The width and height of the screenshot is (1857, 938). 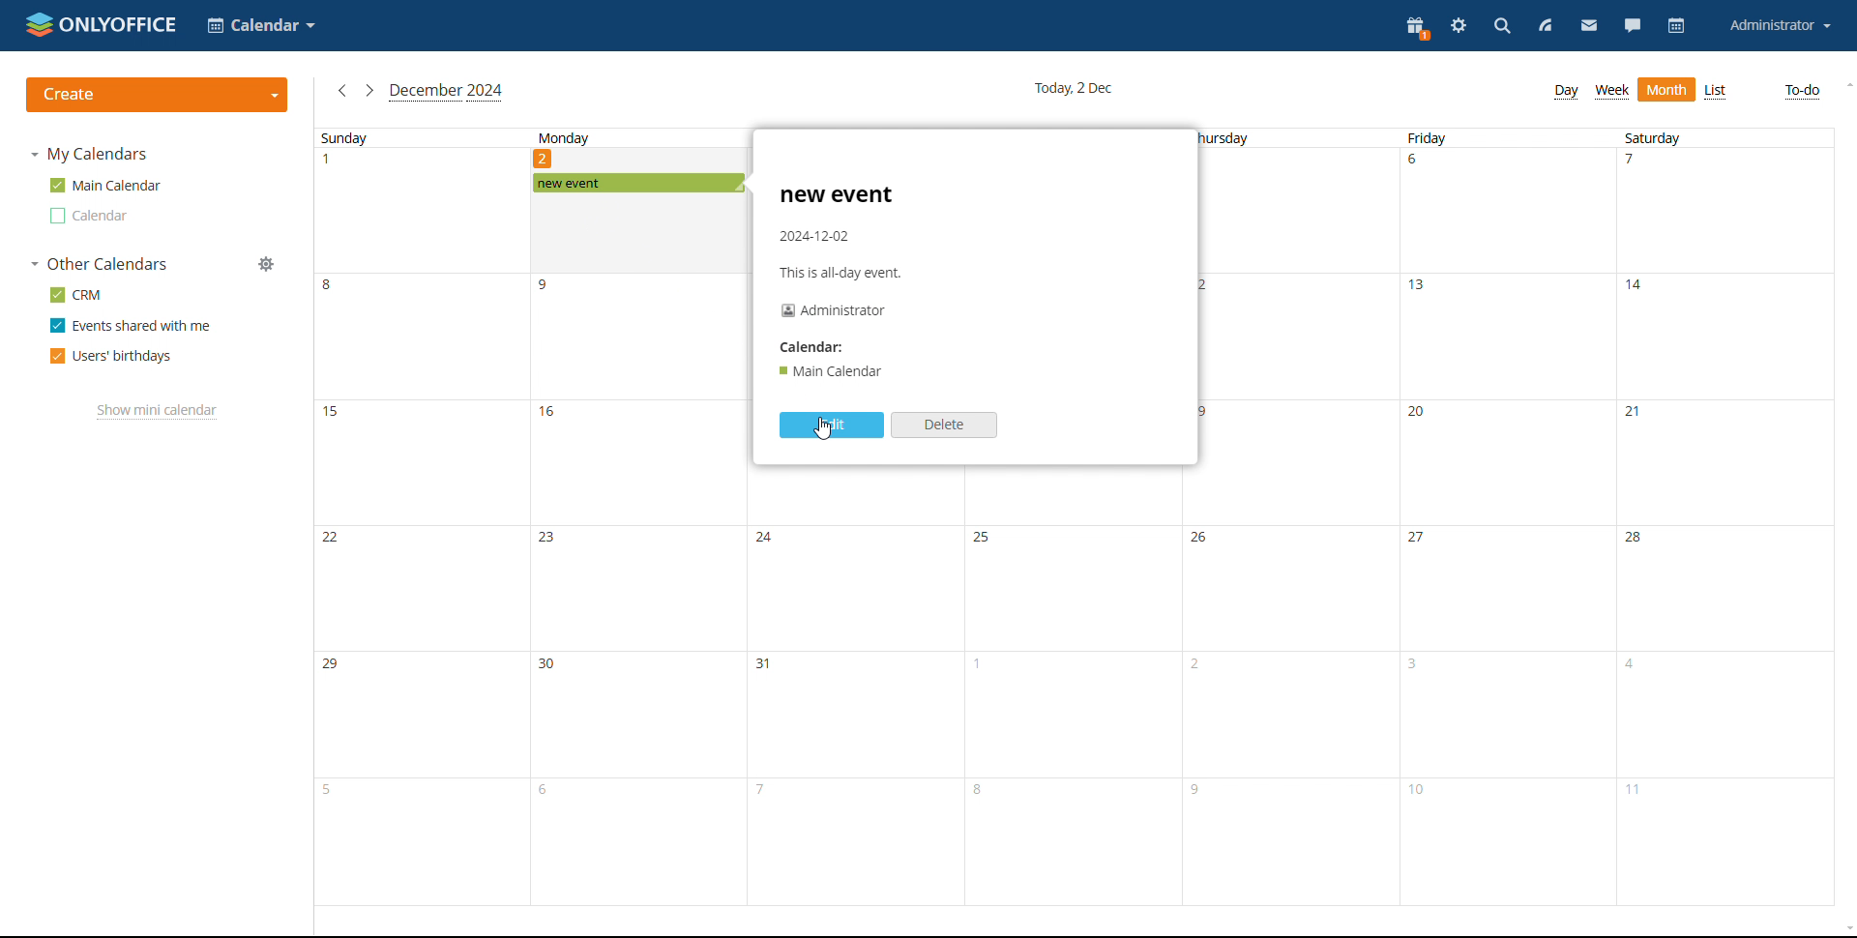 What do you see at coordinates (130, 326) in the screenshot?
I see `events shared with me` at bounding box center [130, 326].